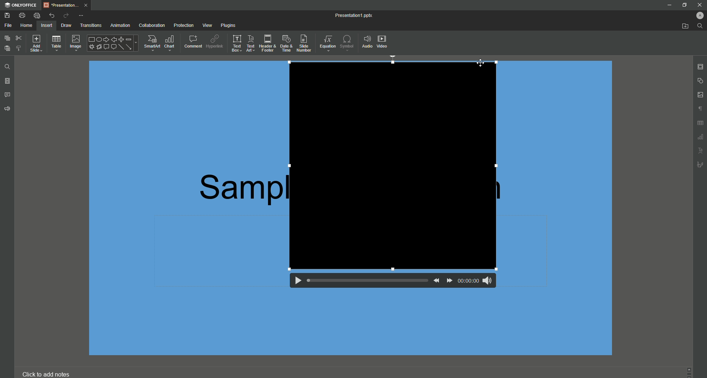 This screenshot has height=378, width=707. What do you see at coordinates (305, 44) in the screenshot?
I see `Slide Number` at bounding box center [305, 44].